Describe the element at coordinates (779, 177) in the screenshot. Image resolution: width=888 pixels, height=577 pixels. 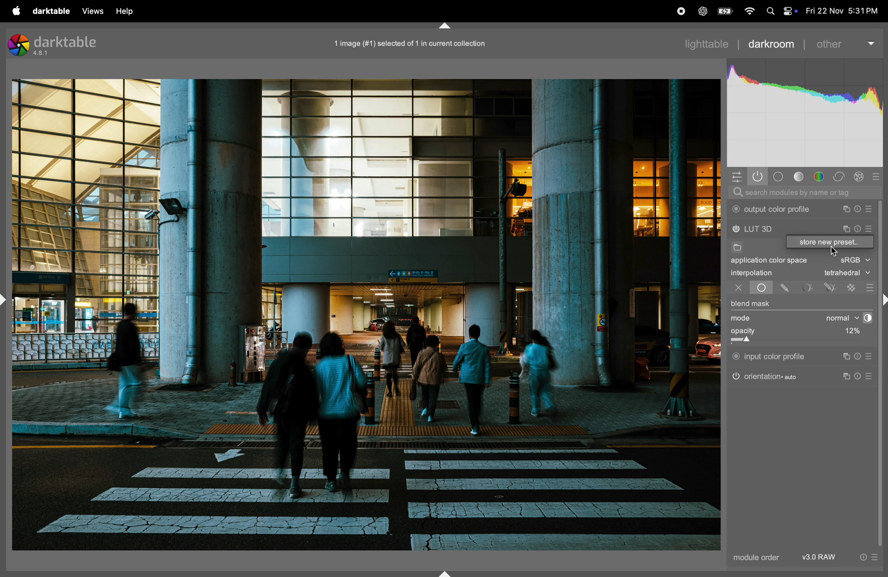
I see `base` at that location.